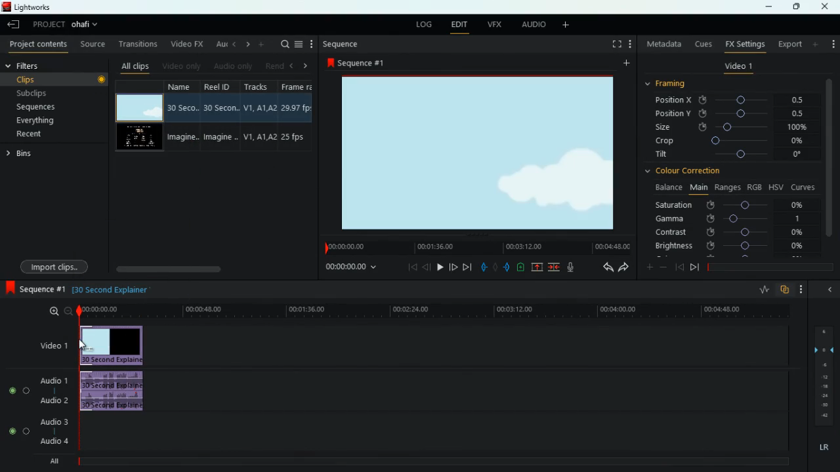  What do you see at coordinates (650, 266) in the screenshot?
I see `more` at bounding box center [650, 266].